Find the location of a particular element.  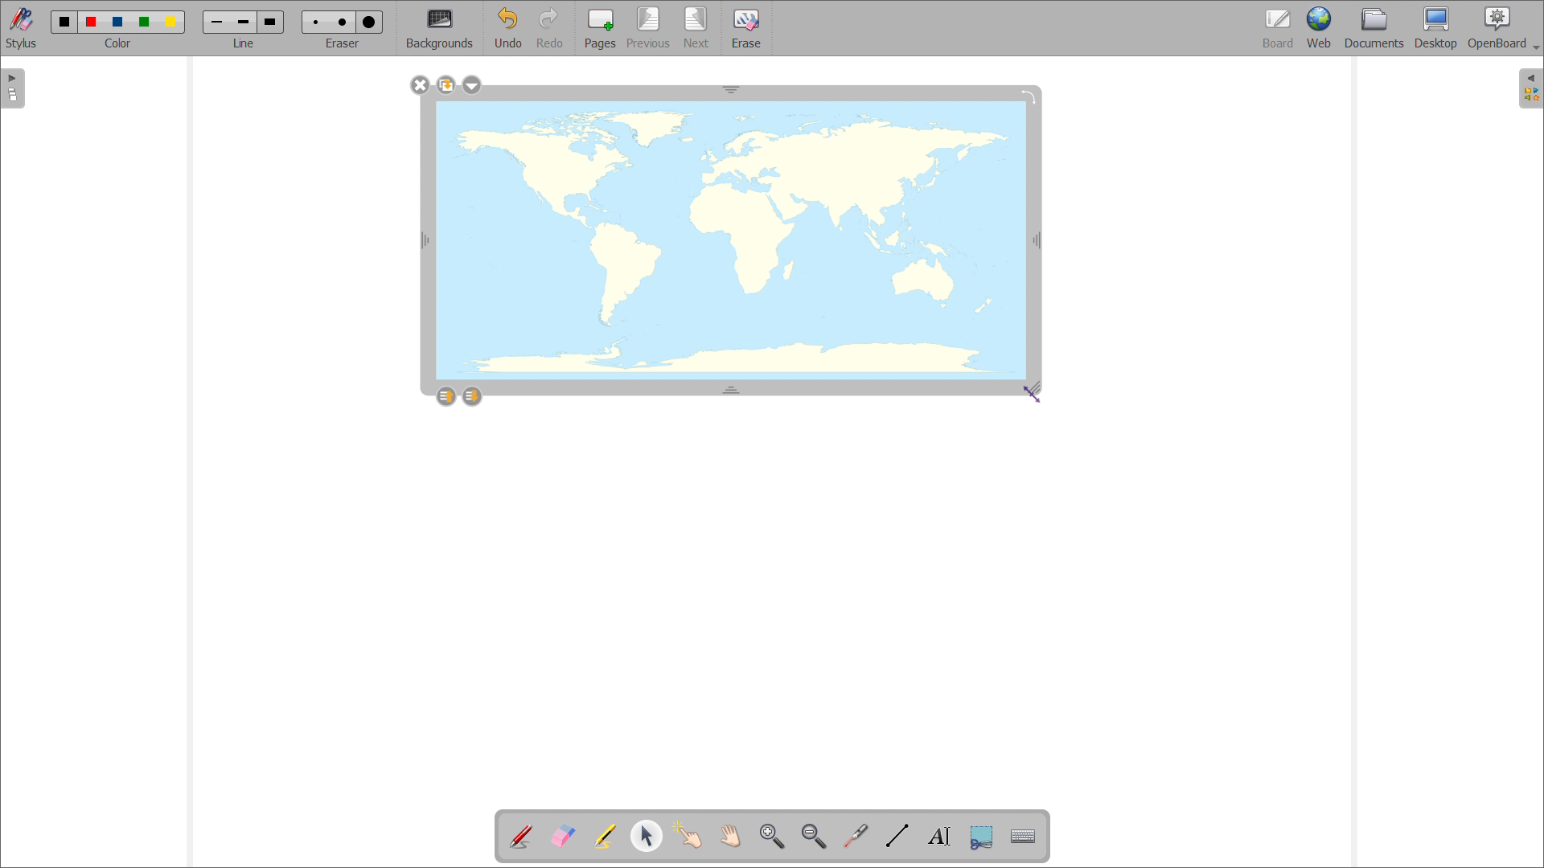

rotate is located at coordinates (1028, 95).